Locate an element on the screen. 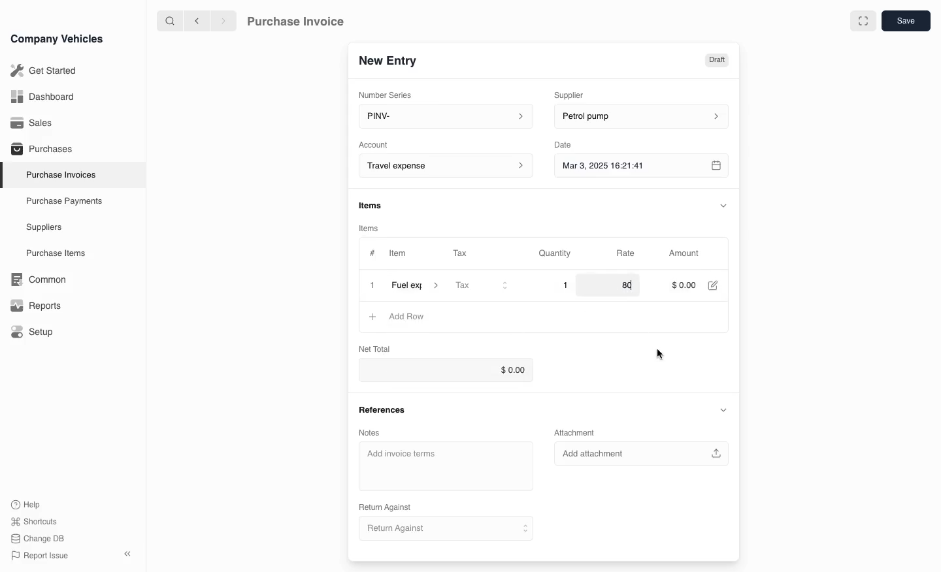 This screenshot has height=572, width=941. Suppliers is located at coordinates (43, 228).